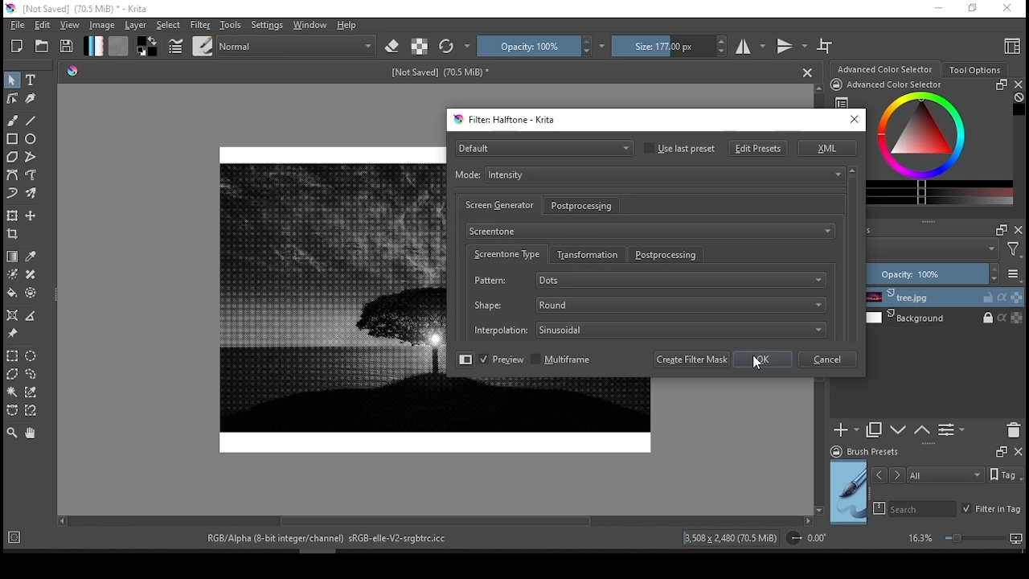 This screenshot has height=579, width=1029. What do you see at coordinates (759, 148) in the screenshot?
I see `edit preset` at bounding box center [759, 148].